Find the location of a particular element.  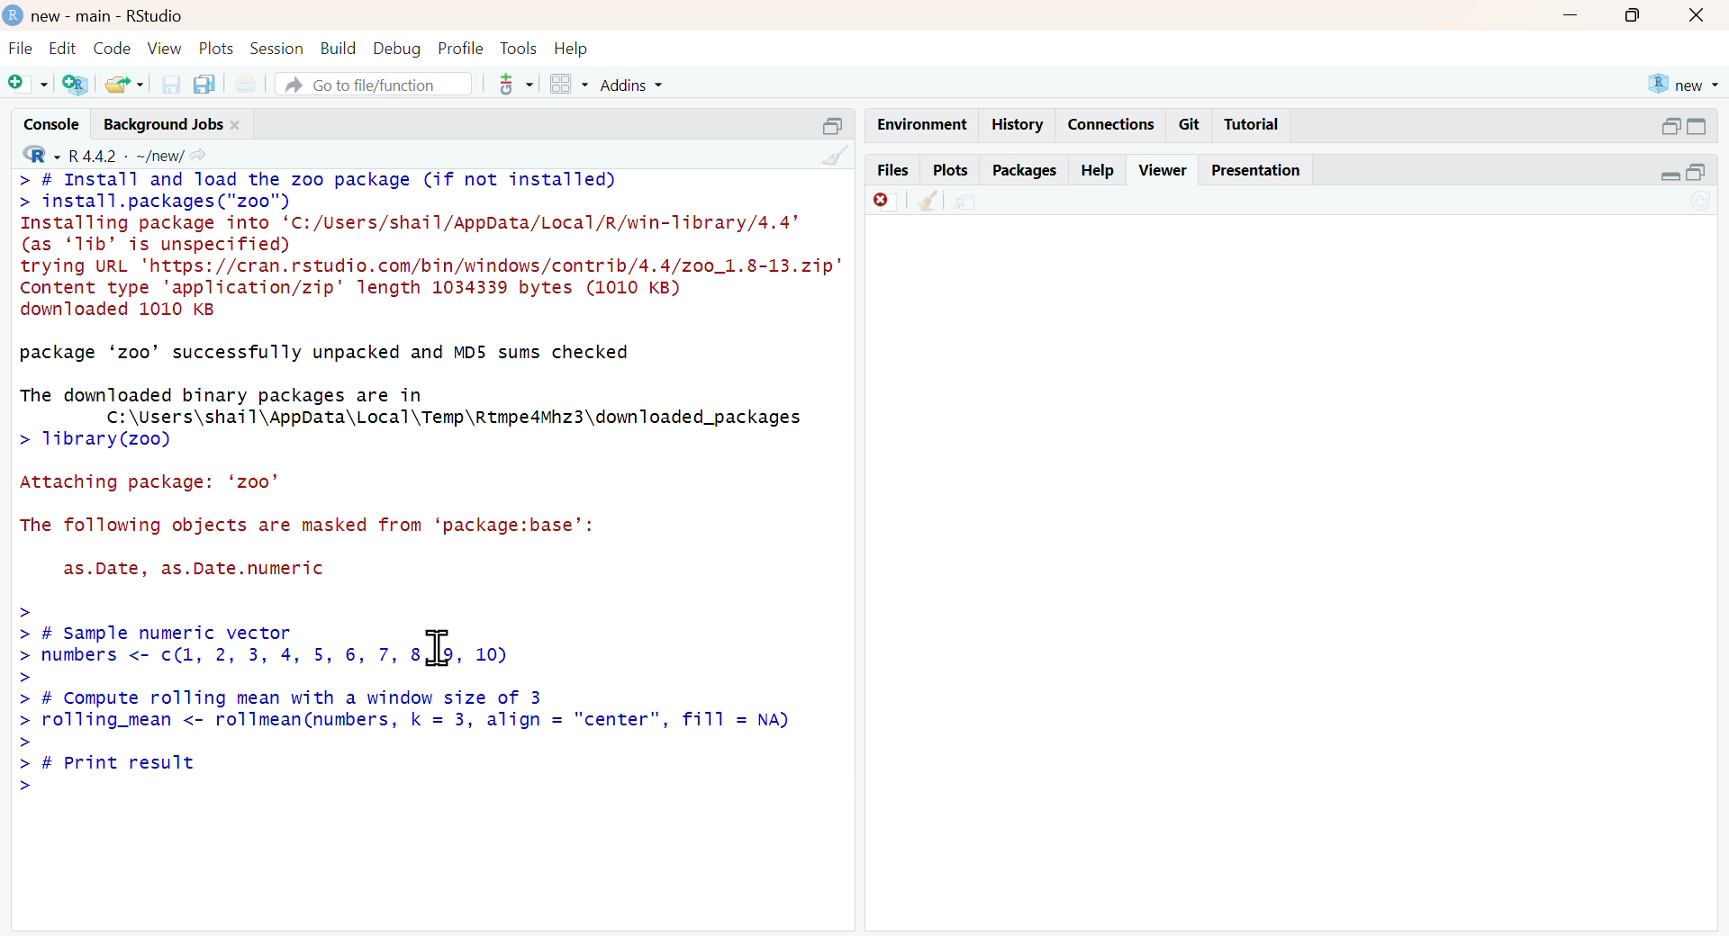

file is located at coordinates (21, 48).